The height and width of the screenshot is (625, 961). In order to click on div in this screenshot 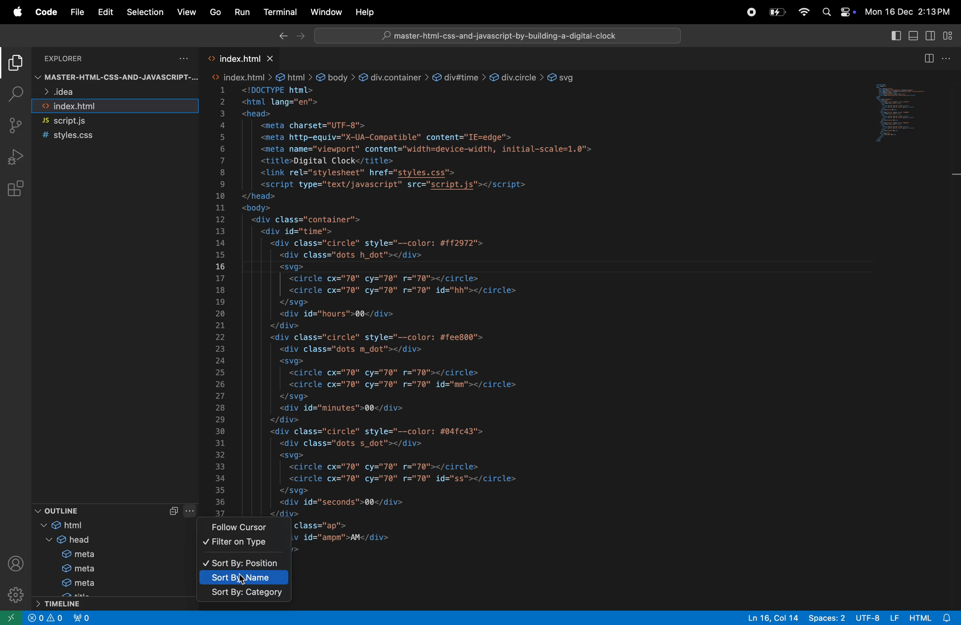, I will do `click(394, 77)`.